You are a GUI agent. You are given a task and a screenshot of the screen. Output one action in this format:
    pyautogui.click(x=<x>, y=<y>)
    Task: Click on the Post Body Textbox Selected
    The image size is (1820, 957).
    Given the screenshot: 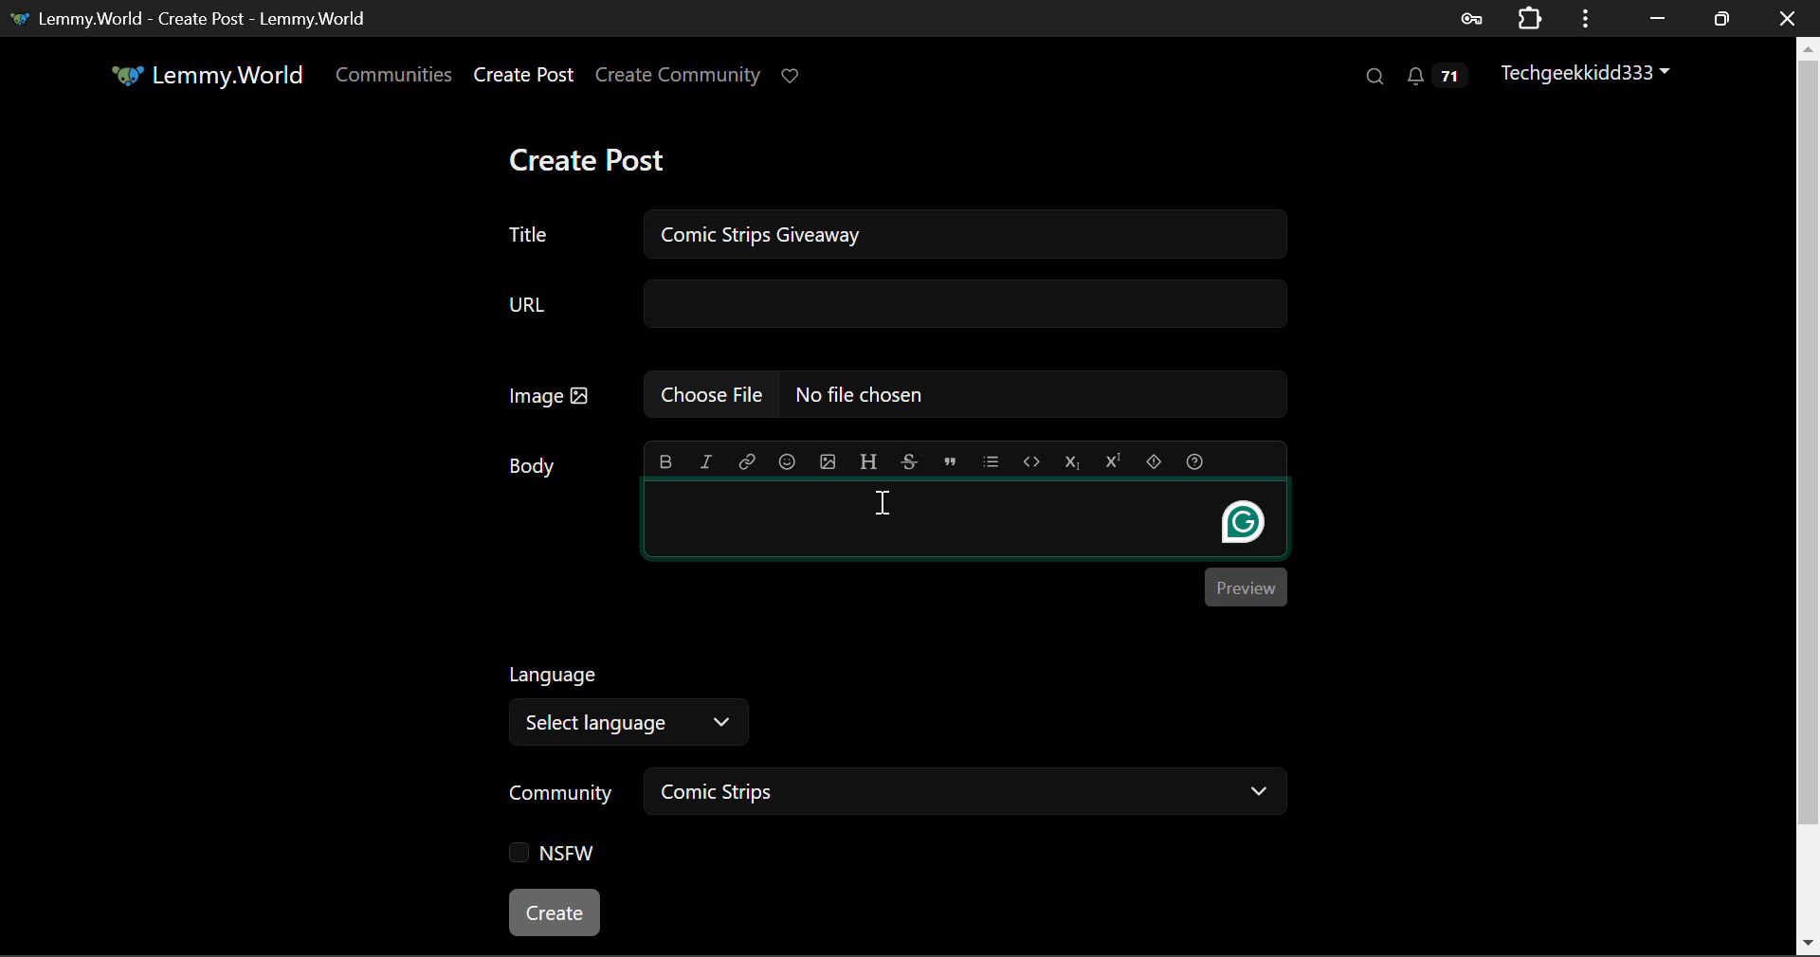 What is the action you would take?
    pyautogui.click(x=965, y=519)
    